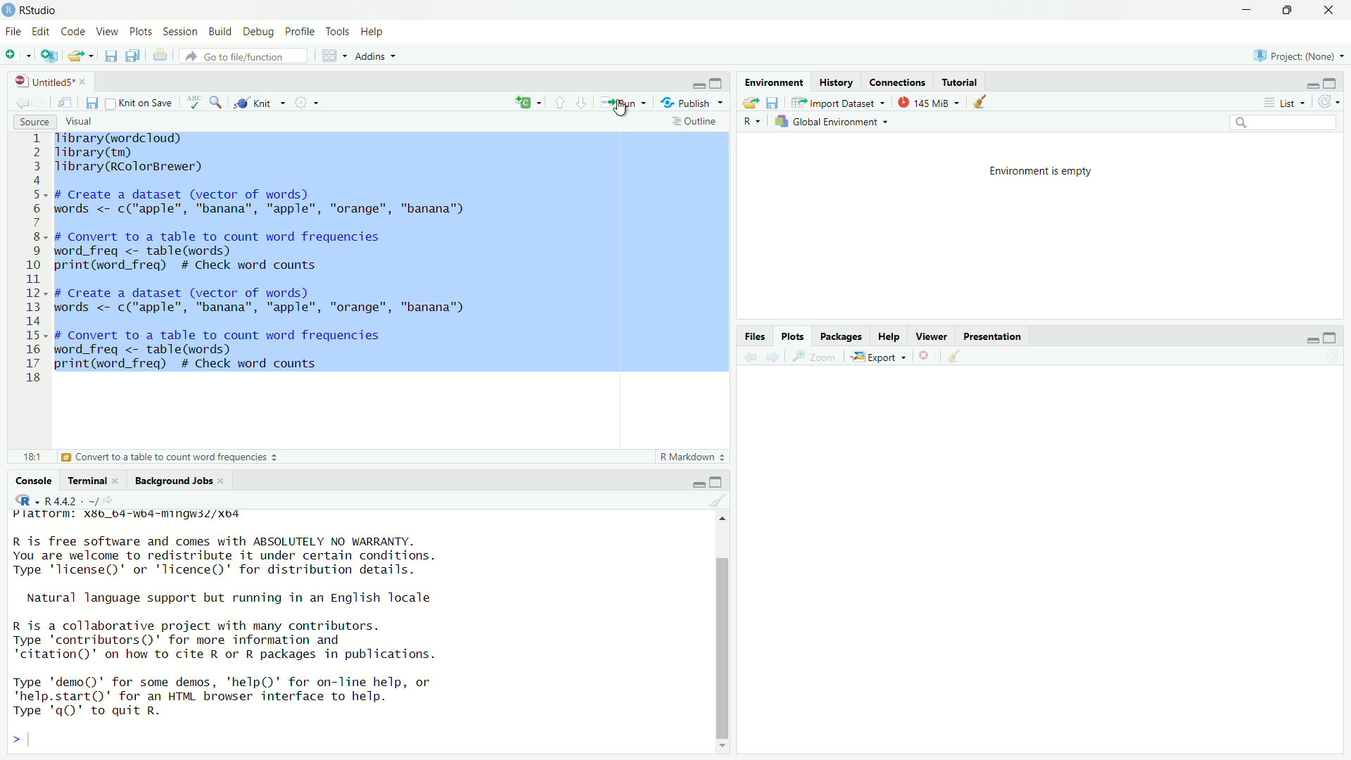 The width and height of the screenshot is (1351, 760). Describe the element at coordinates (139, 103) in the screenshot. I see `Kint on save` at that location.